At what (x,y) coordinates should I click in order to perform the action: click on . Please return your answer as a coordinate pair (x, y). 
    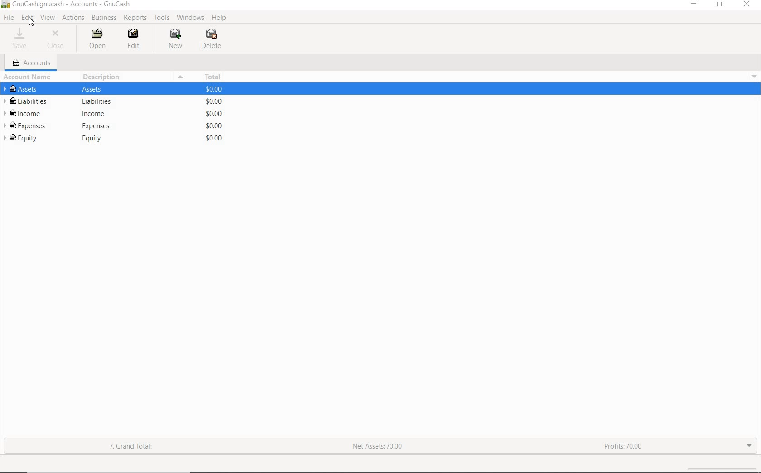
    Looking at the image, I should click on (224, 90).